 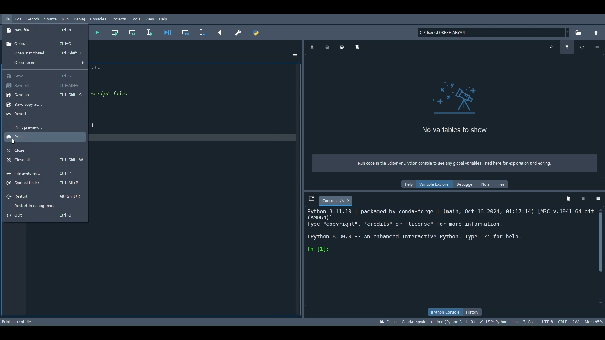 I want to click on File, so click(x=6, y=20).